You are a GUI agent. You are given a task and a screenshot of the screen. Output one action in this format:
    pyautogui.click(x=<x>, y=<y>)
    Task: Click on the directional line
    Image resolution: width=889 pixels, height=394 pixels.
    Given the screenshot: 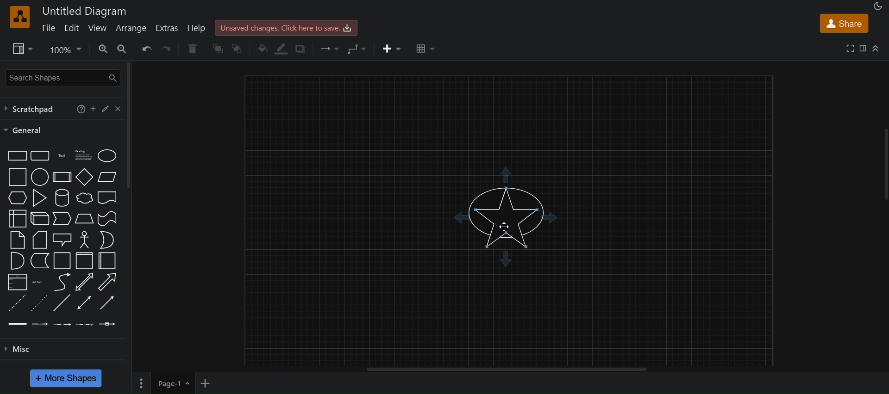 What is the action you would take?
    pyautogui.click(x=107, y=302)
    